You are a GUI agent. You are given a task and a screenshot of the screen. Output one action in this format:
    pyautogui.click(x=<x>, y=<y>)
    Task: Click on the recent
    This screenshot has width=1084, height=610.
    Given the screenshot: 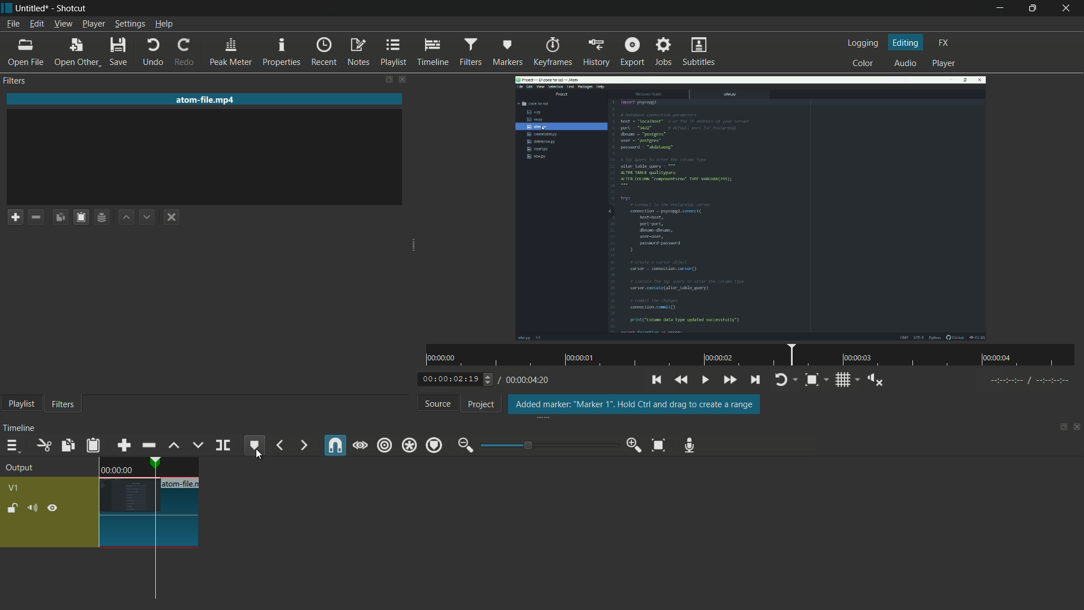 What is the action you would take?
    pyautogui.click(x=321, y=53)
    